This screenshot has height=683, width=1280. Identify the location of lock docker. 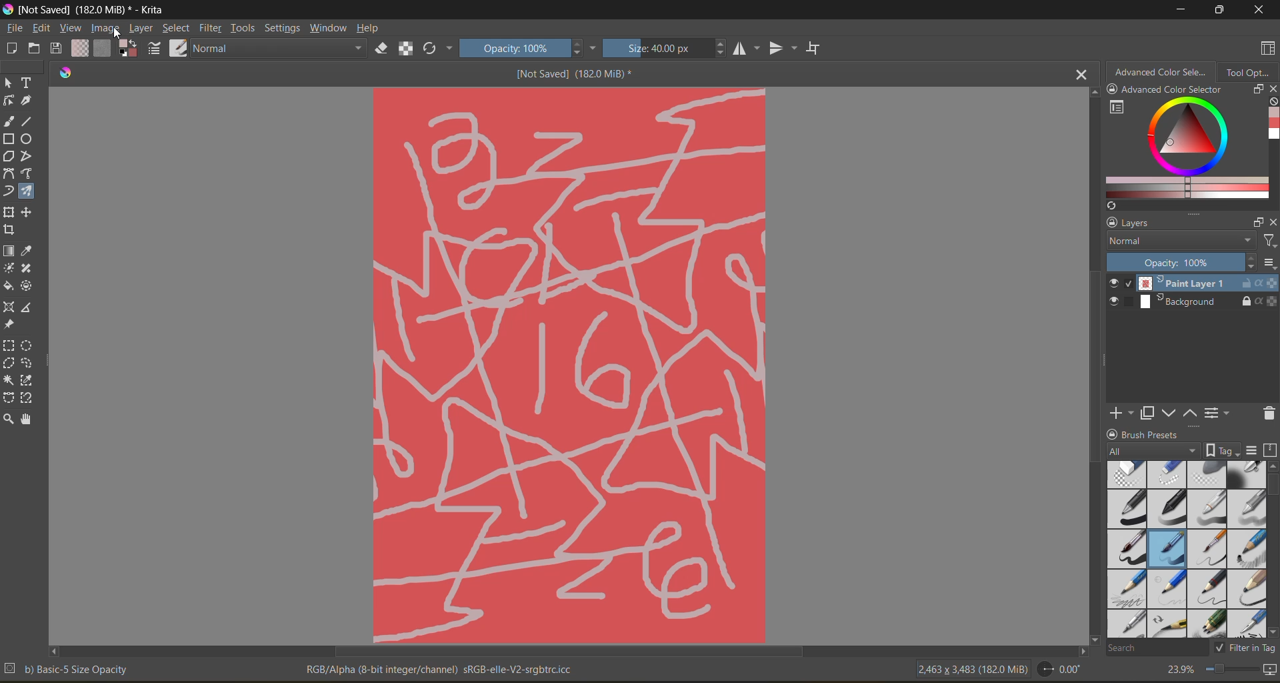
(1115, 434).